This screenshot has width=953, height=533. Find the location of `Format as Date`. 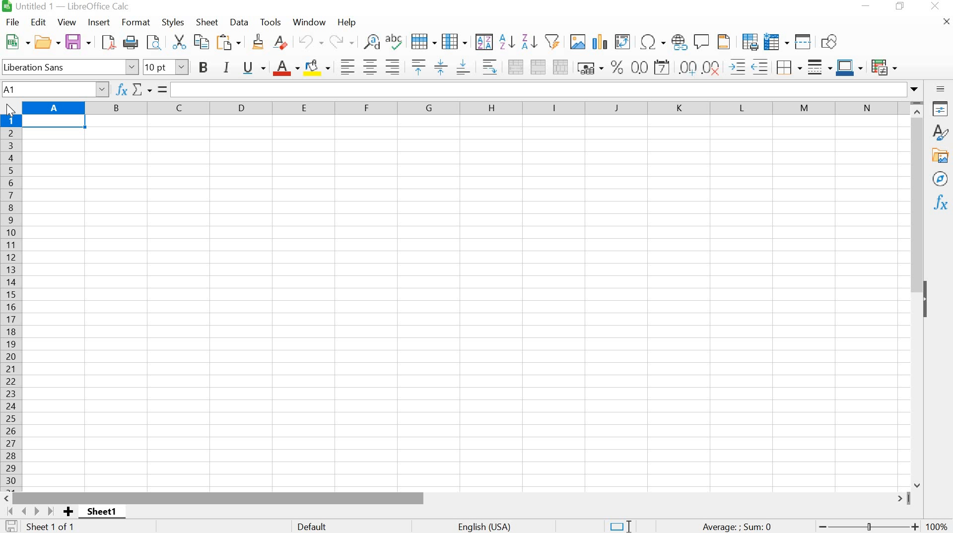

Format as Date is located at coordinates (662, 67).